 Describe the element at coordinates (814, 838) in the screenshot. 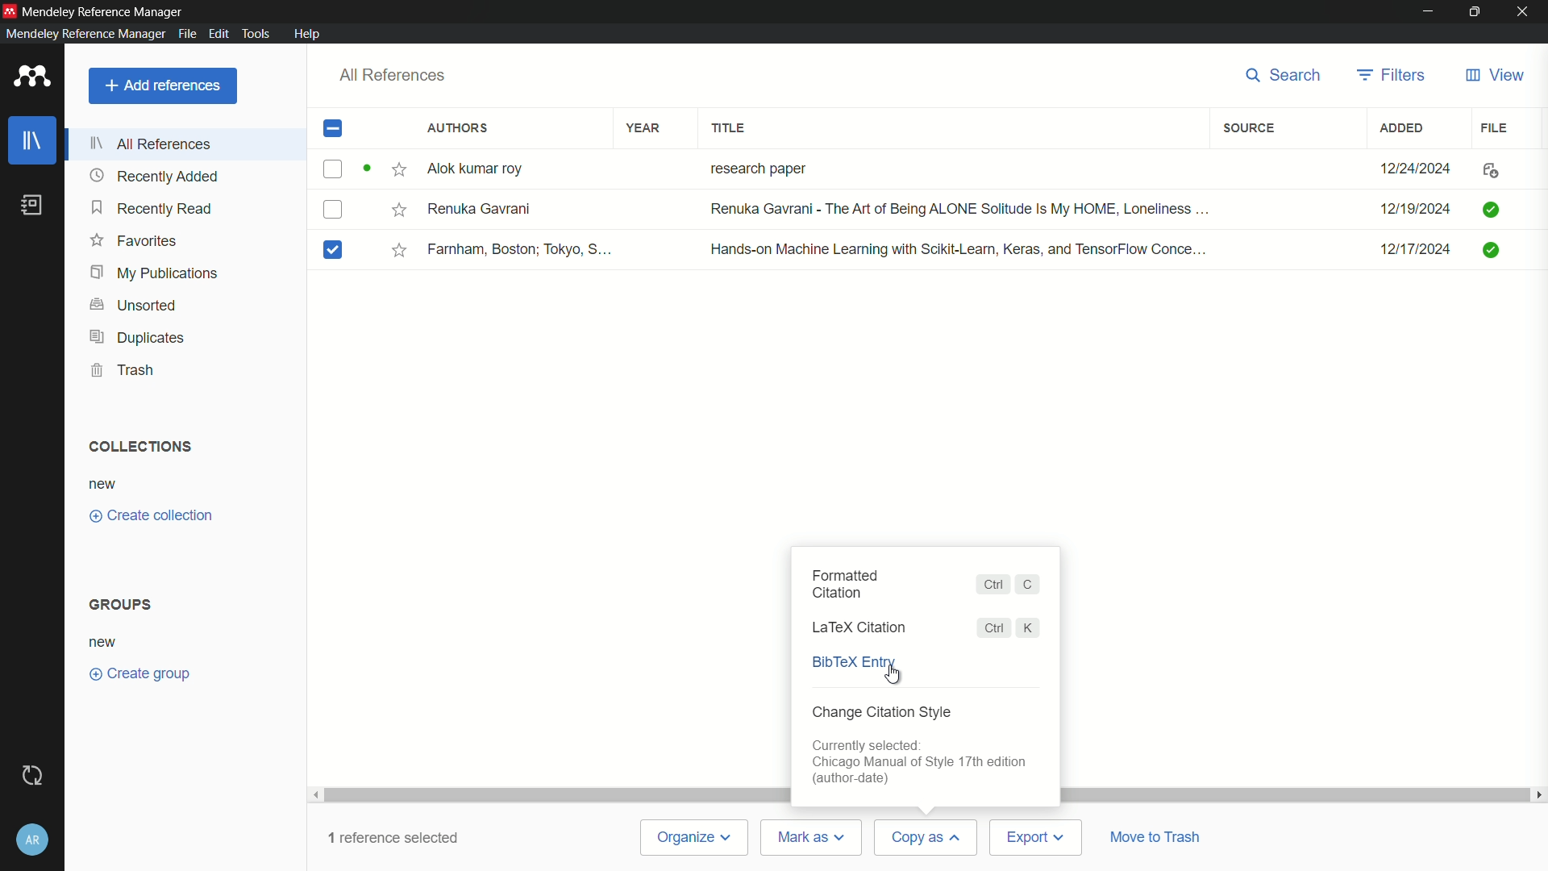

I see `mark as` at that location.